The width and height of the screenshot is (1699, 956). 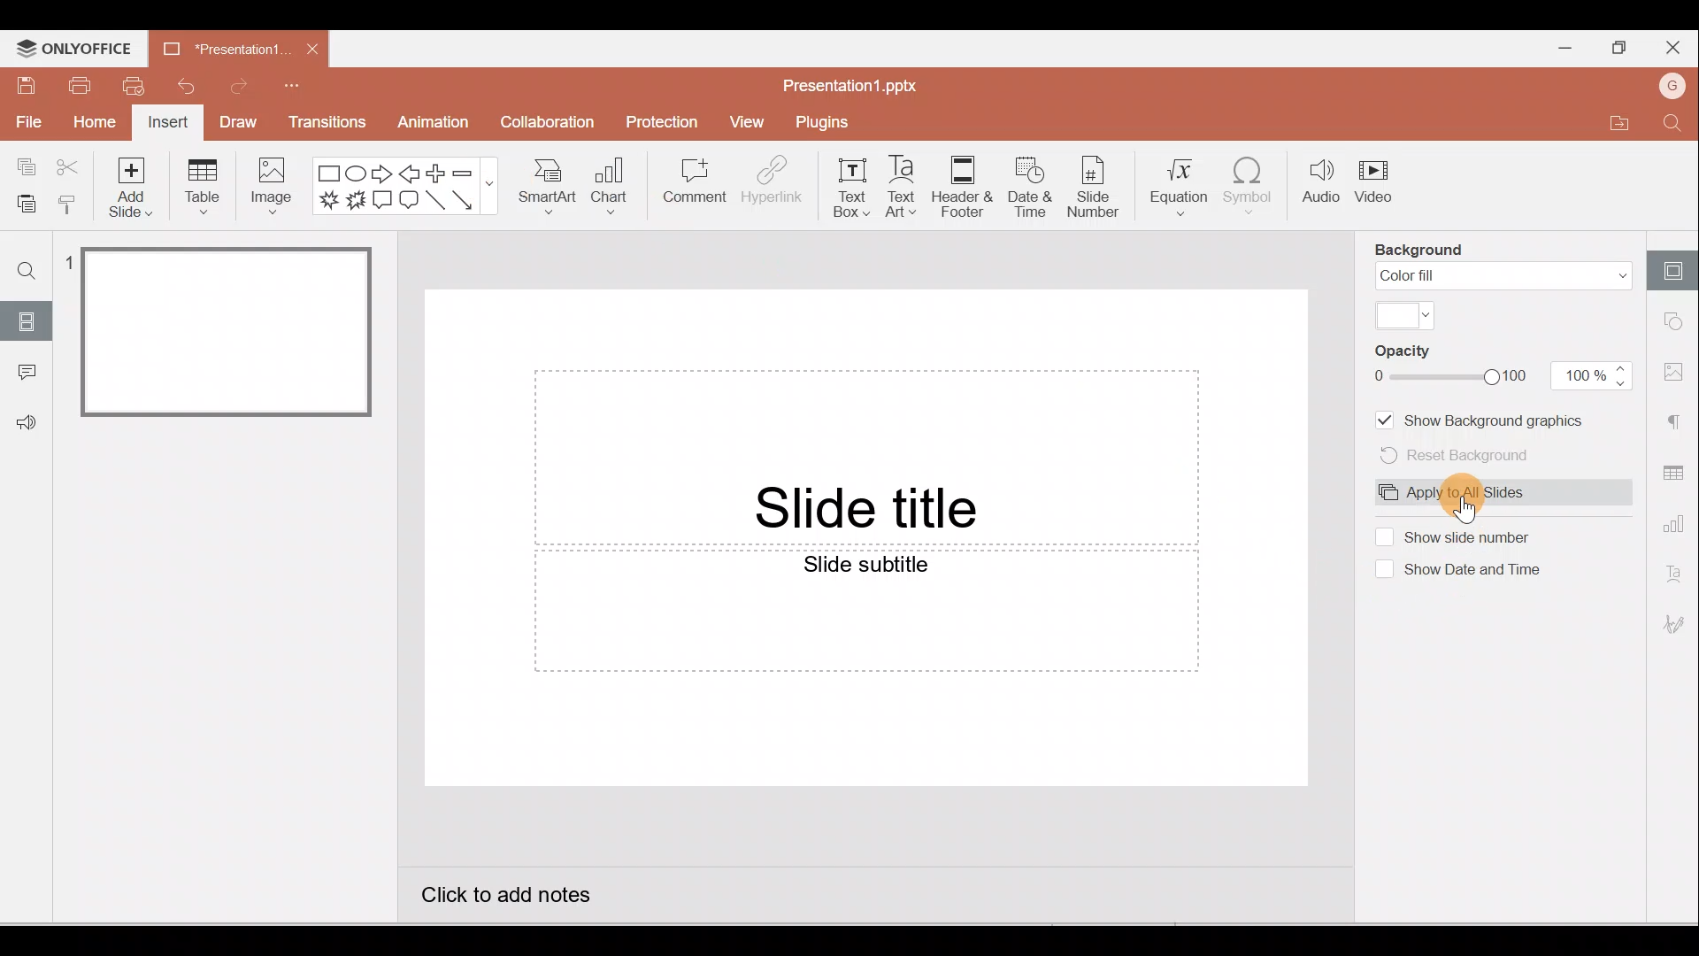 I want to click on Select colour, so click(x=1406, y=315).